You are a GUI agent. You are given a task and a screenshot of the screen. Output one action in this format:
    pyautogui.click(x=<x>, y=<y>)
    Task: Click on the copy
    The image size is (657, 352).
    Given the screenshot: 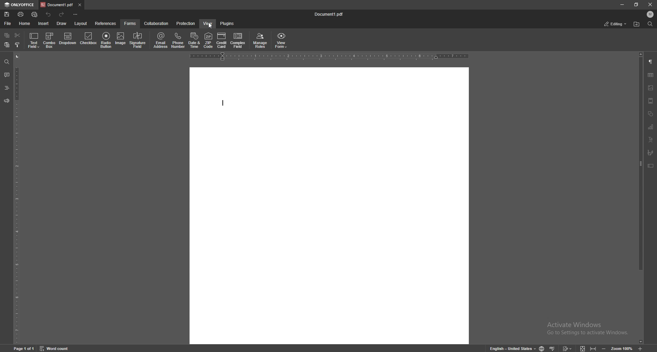 What is the action you would take?
    pyautogui.click(x=7, y=36)
    